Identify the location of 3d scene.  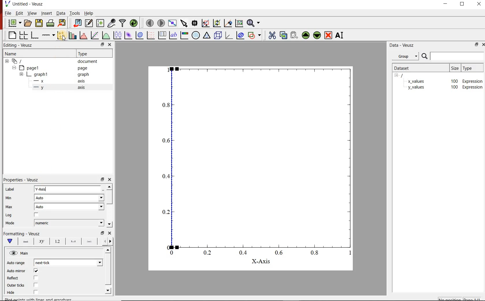
(219, 36).